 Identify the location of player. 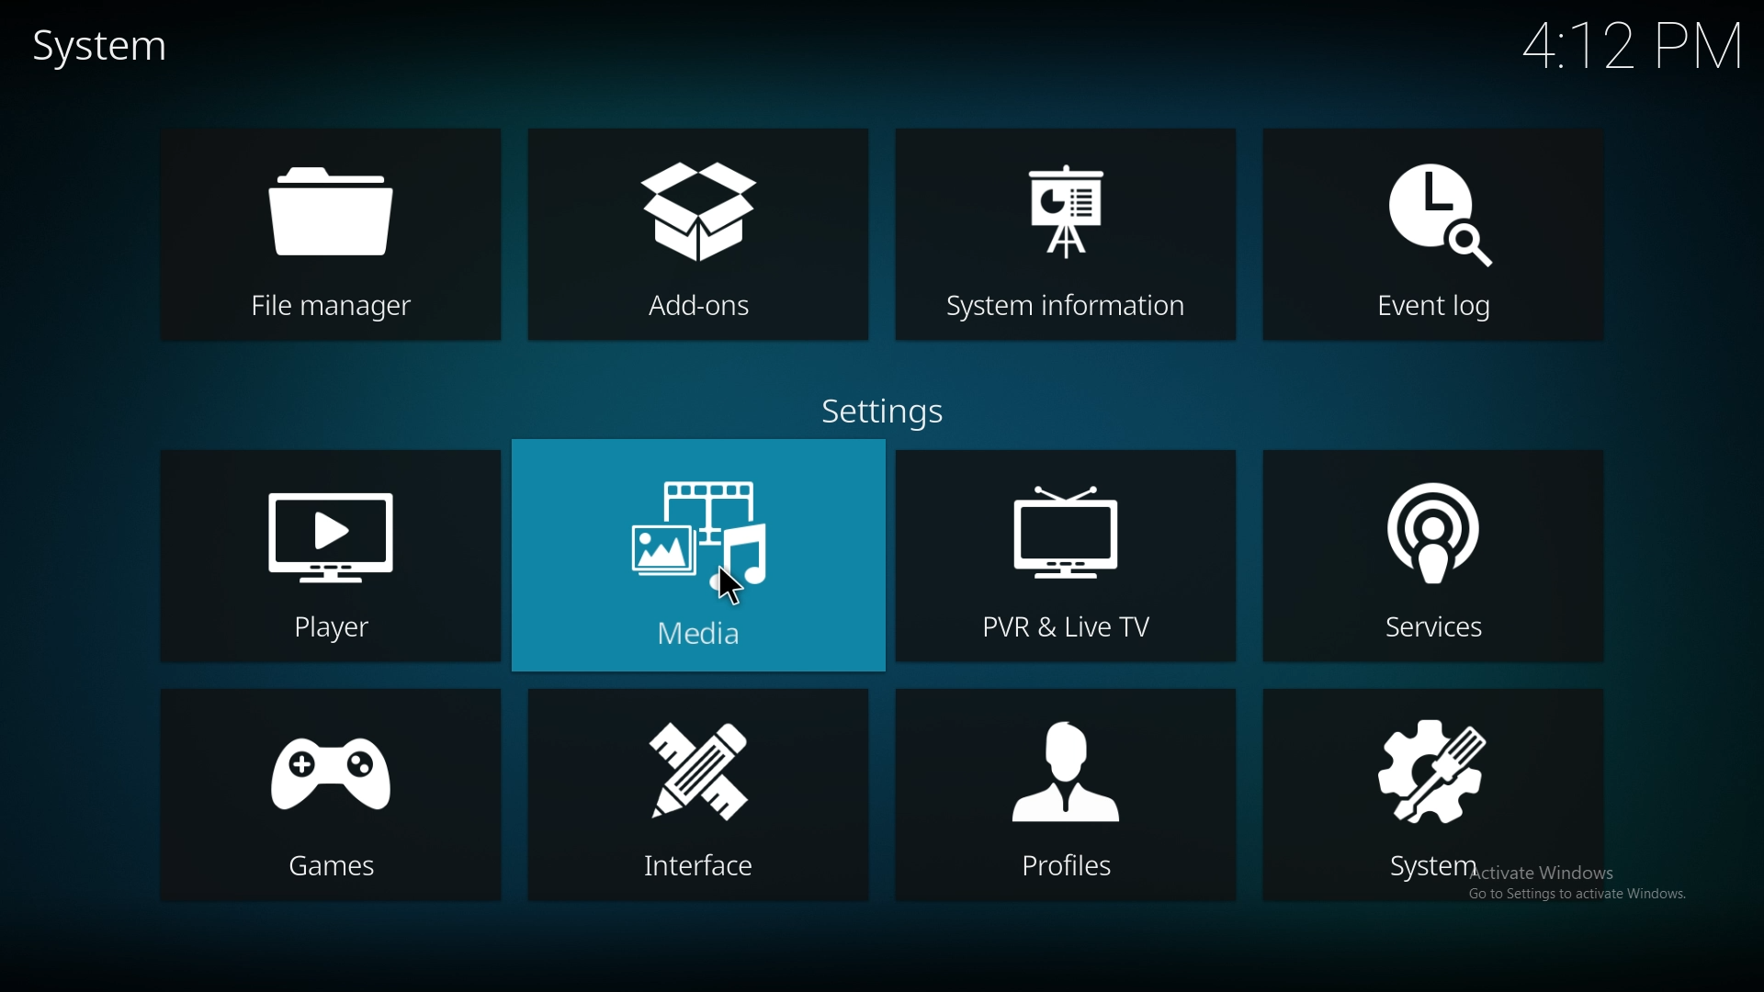
(329, 554).